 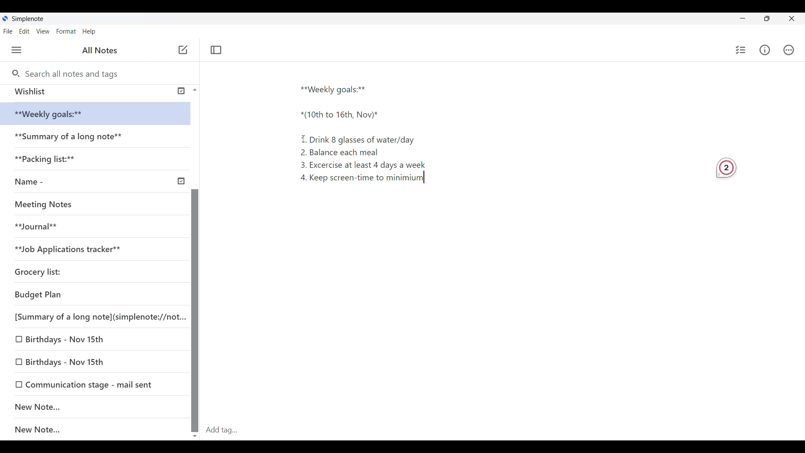 I want to click on Scroll up button, so click(x=192, y=89).